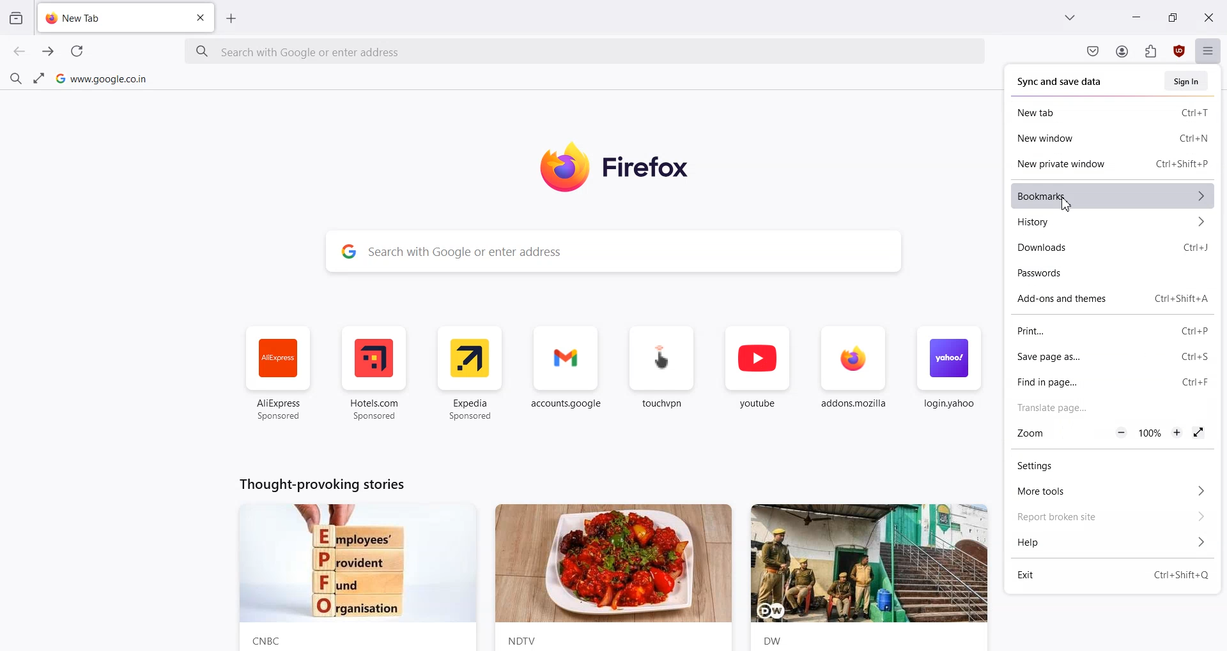 The width and height of the screenshot is (1227, 651). Describe the element at coordinates (567, 374) in the screenshot. I see `account.google` at that location.